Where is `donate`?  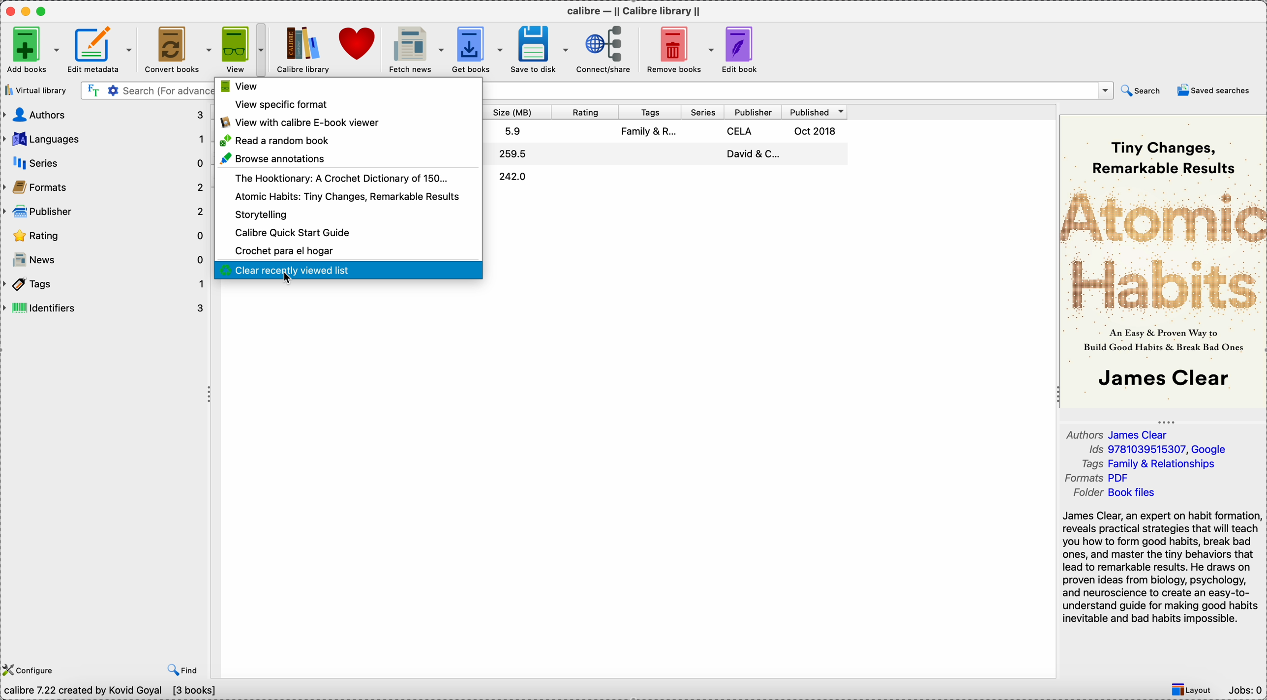
donate is located at coordinates (360, 46).